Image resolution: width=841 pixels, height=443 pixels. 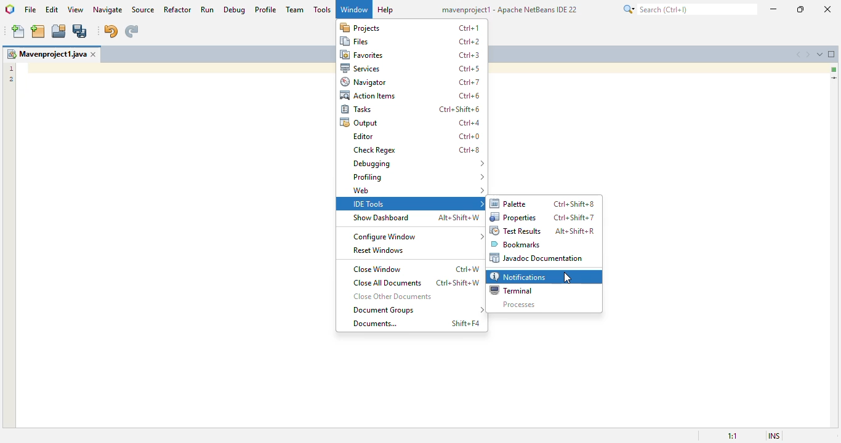 I want to click on favorites, so click(x=361, y=54).